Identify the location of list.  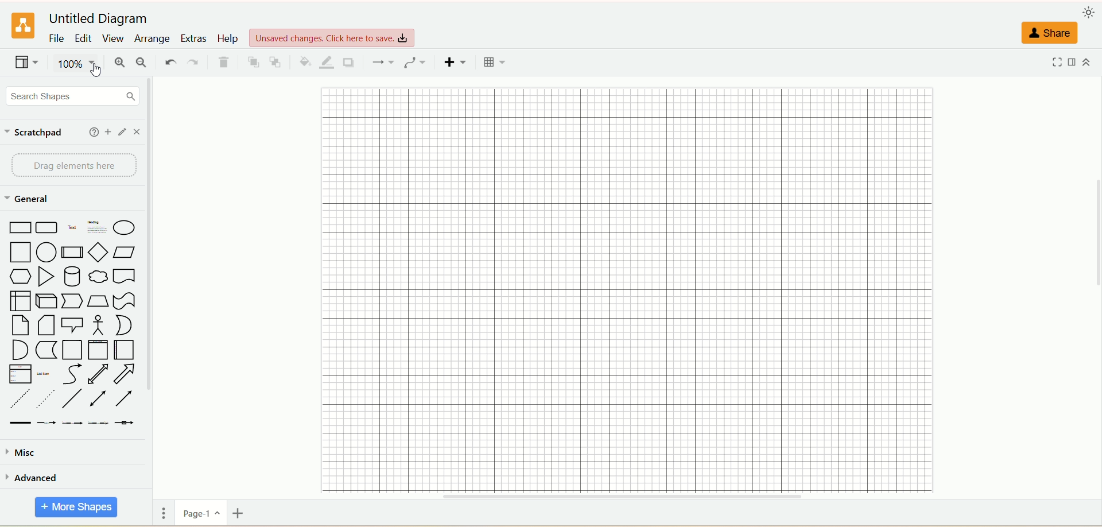
(18, 374).